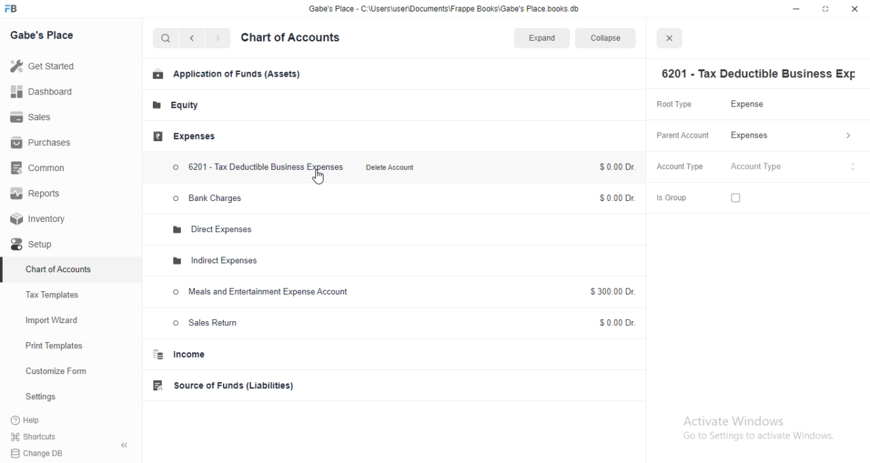 Image resolution: width=870 pixels, height=463 pixels. I want to click on  Meals and Entertainment Expense Account, so click(265, 293).